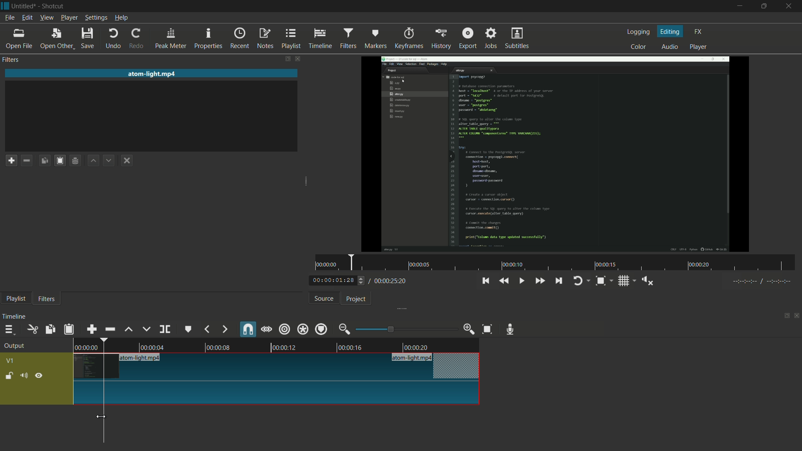  What do you see at coordinates (241, 38) in the screenshot?
I see `recent` at bounding box center [241, 38].